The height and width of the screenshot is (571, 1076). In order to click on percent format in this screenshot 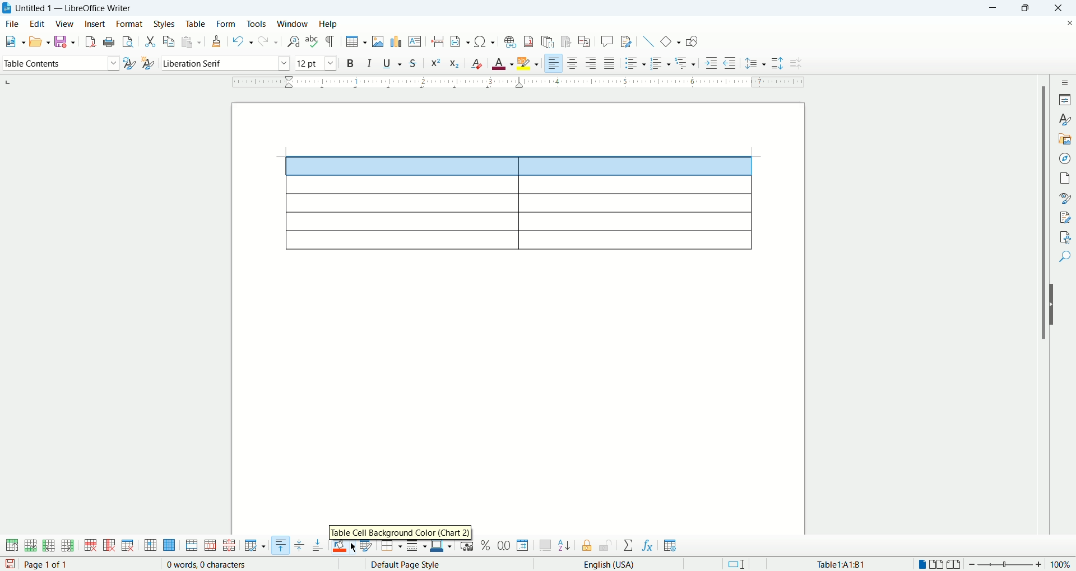, I will do `click(487, 545)`.